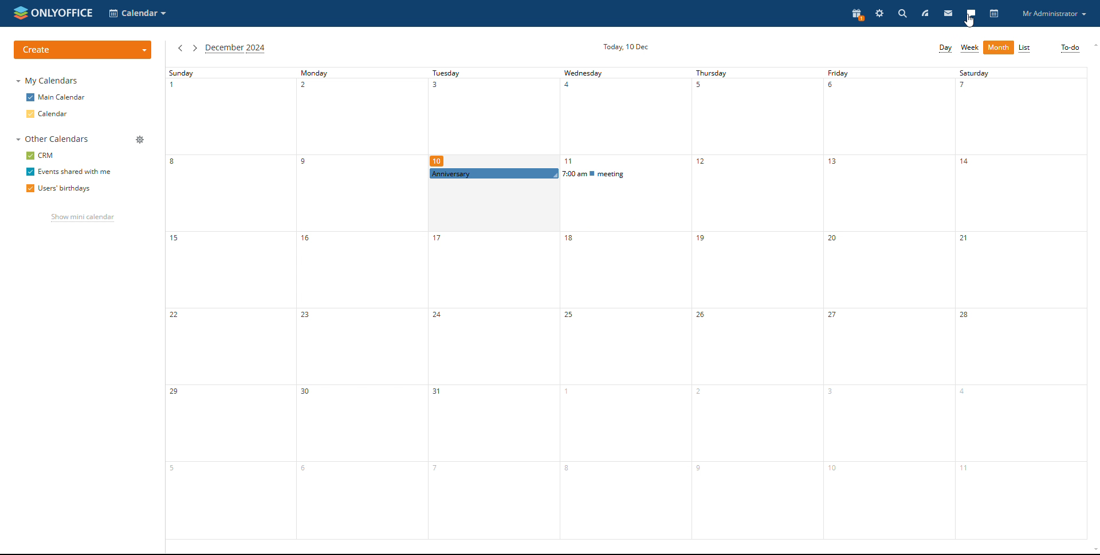 The image size is (1100, 555). What do you see at coordinates (141, 139) in the screenshot?
I see `manage` at bounding box center [141, 139].